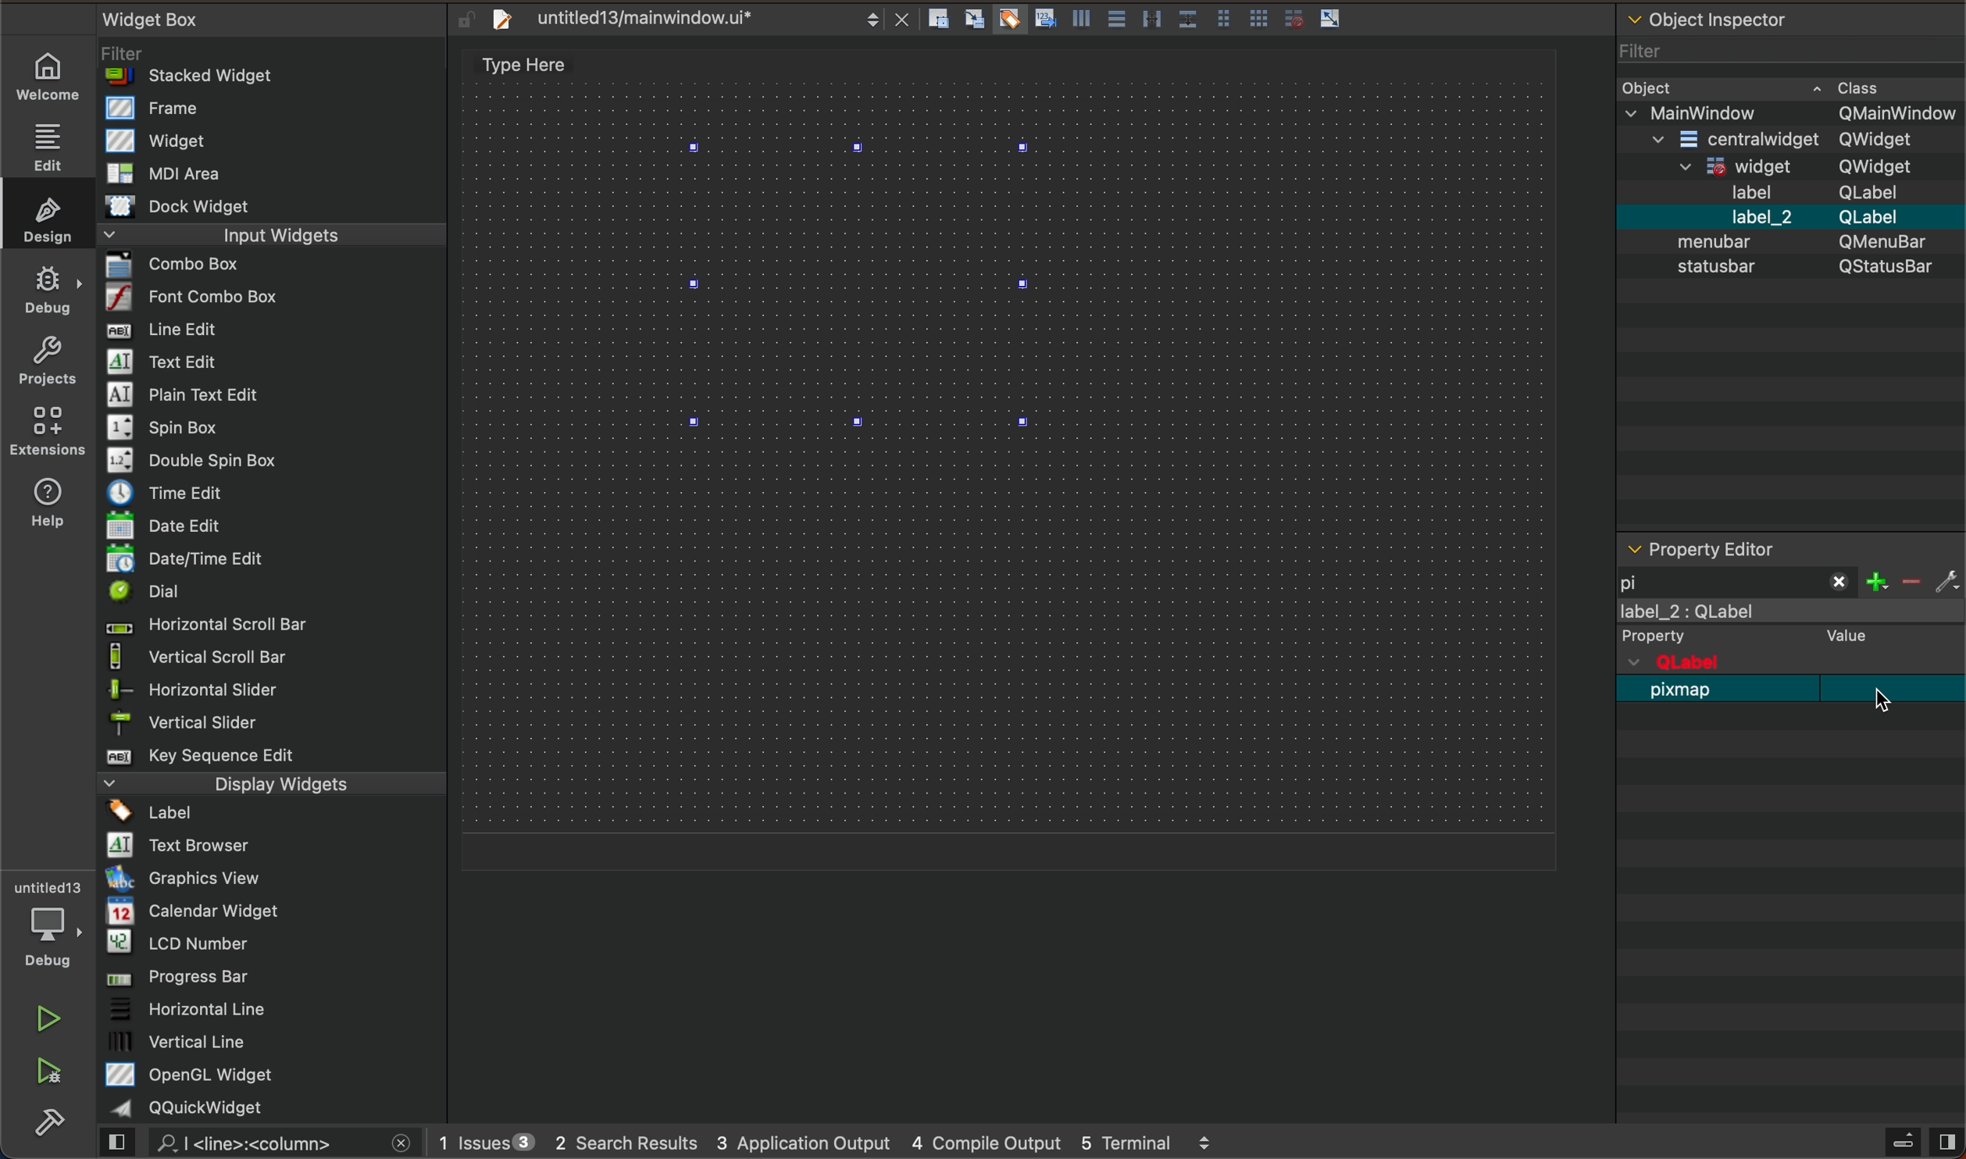 This screenshot has height=1159, width=1966. What do you see at coordinates (1788, 267) in the screenshot?
I see `object inspector` at bounding box center [1788, 267].